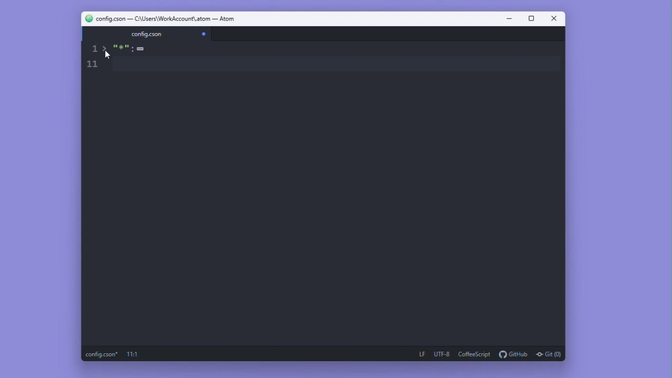  Describe the element at coordinates (138, 354) in the screenshot. I see `11:1` at that location.